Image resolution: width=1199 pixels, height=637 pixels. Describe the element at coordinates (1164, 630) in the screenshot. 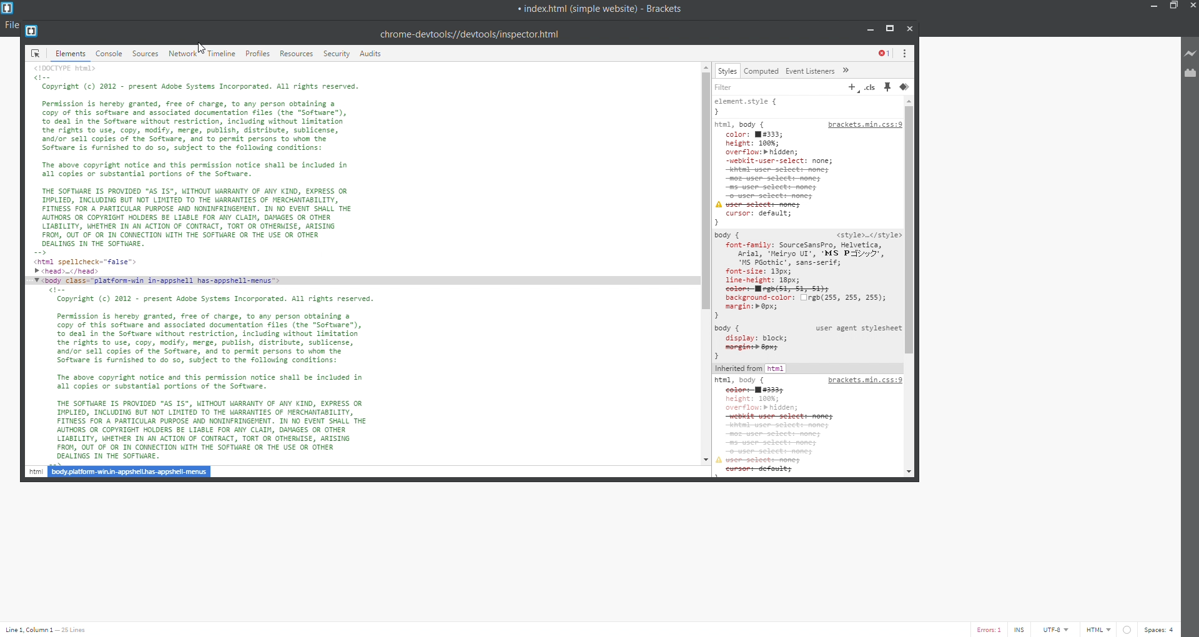

I see `space count` at that location.